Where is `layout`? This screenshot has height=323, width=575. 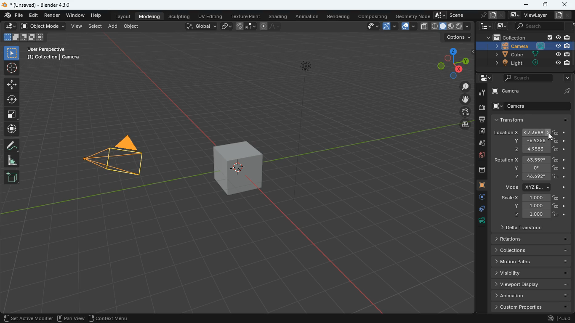 layout is located at coordinates (409, 26).